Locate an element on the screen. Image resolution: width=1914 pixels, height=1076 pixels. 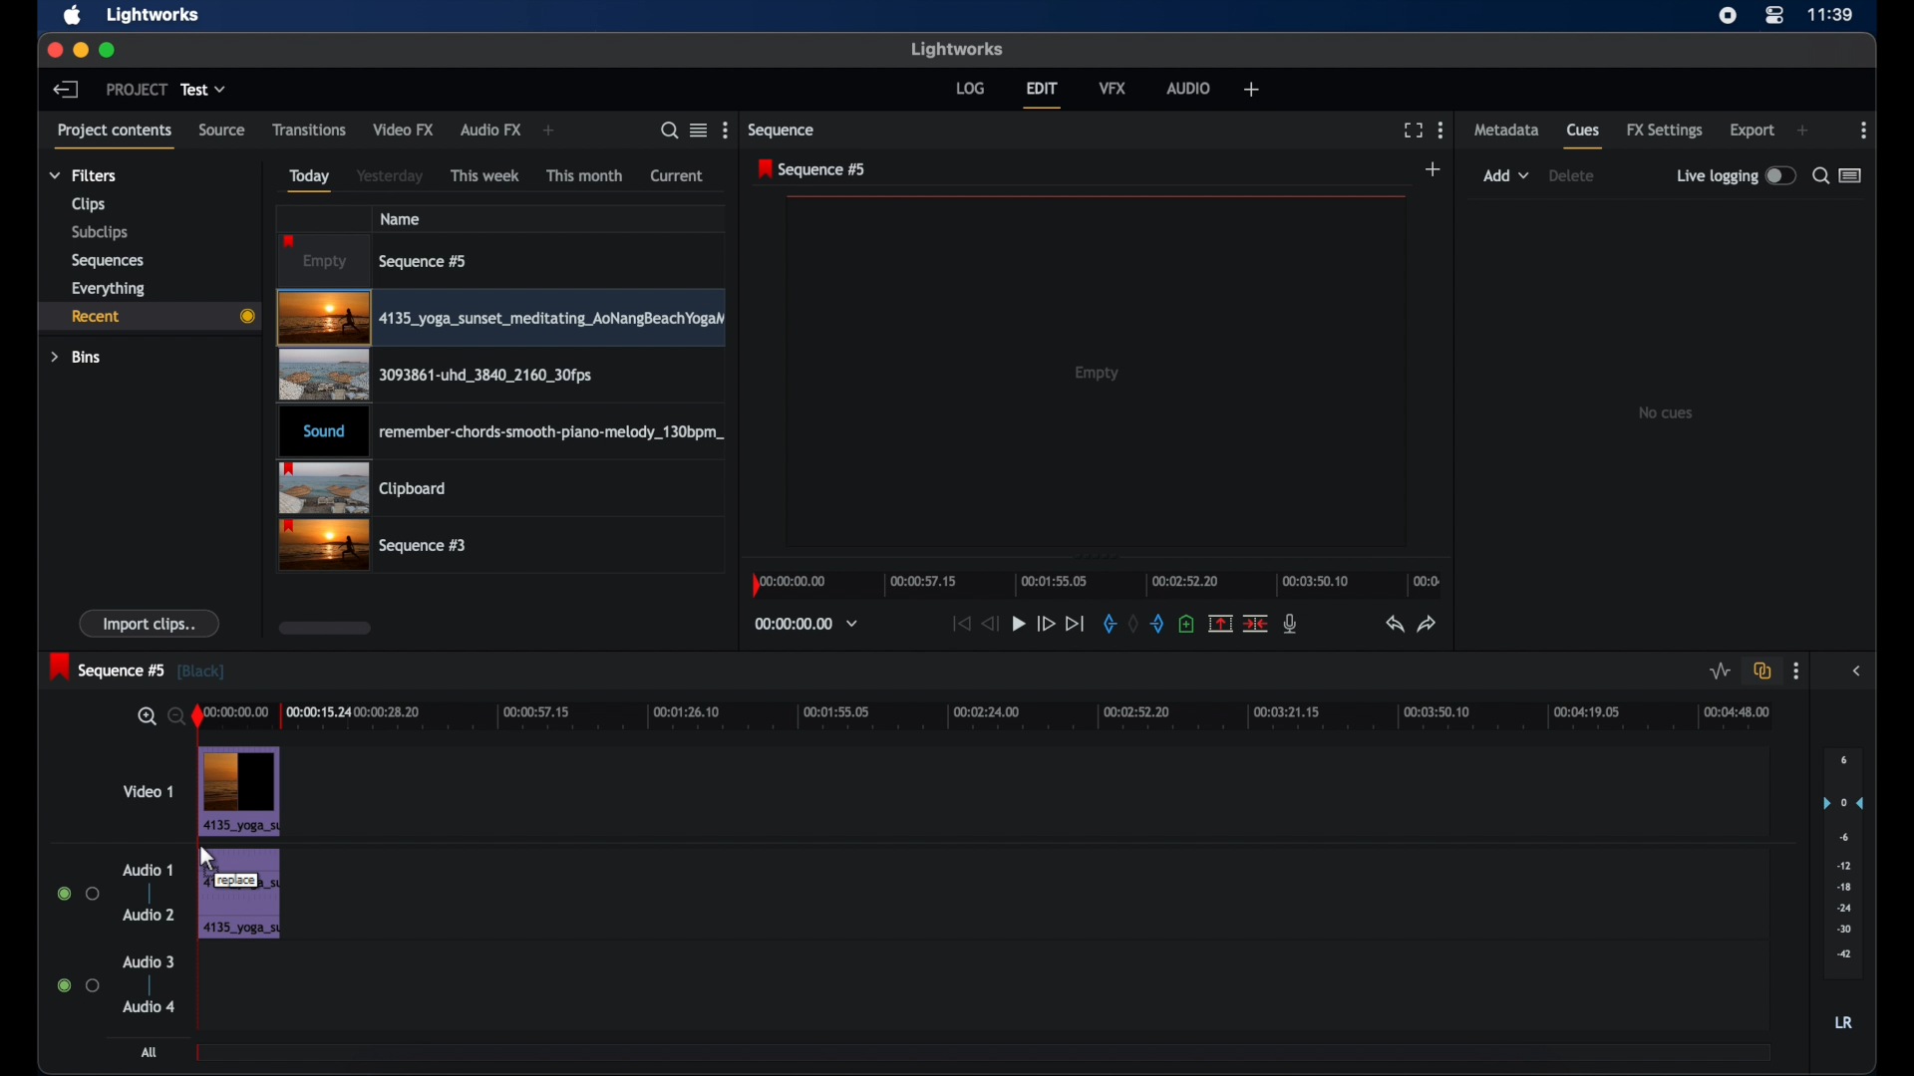
subclips is located at coordinates (102, 231).